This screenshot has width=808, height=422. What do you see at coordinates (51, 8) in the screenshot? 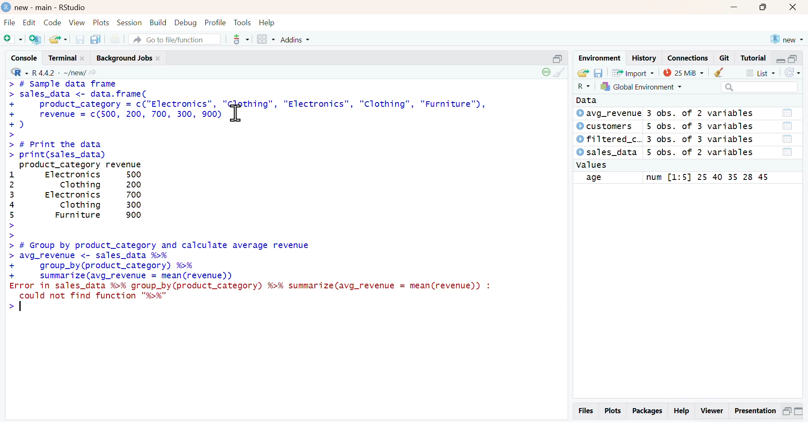
I see `new - main - RStudio` at bounding box center [51, 8].